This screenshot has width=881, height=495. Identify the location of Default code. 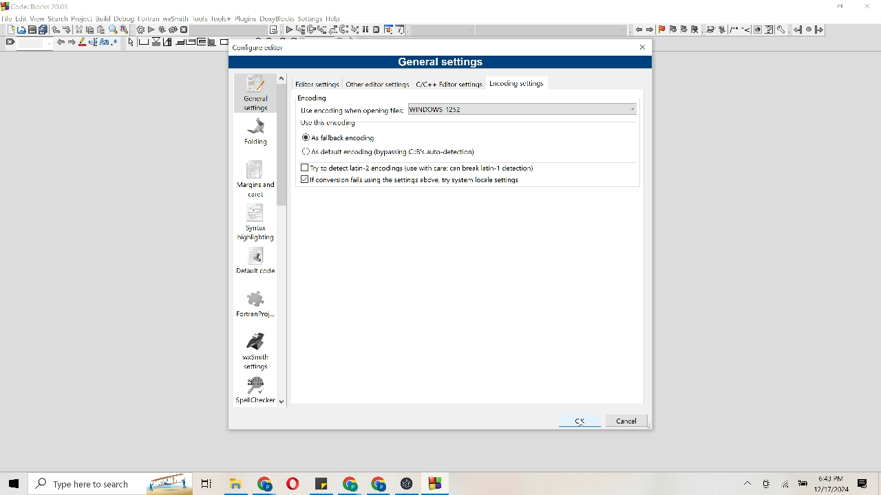
(255, 259).